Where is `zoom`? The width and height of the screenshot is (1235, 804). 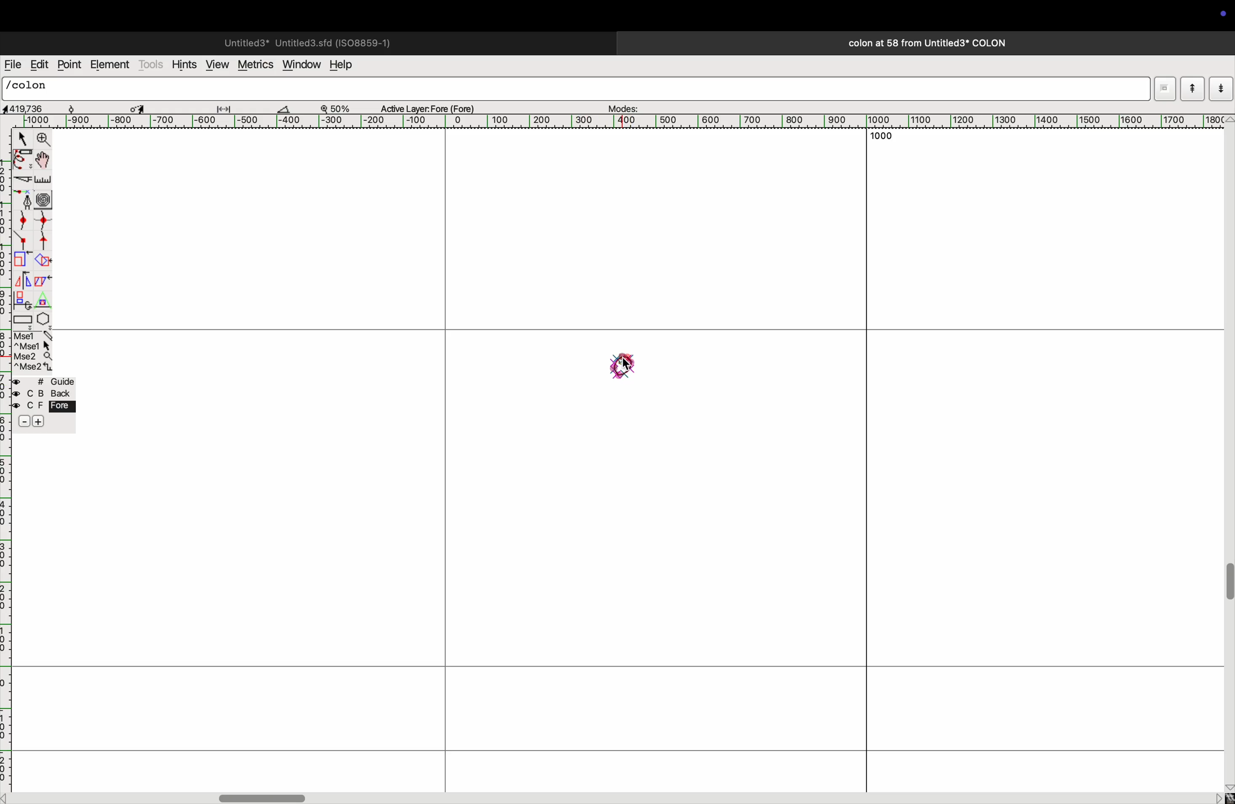
zoom is located at coordinates (340, 107).